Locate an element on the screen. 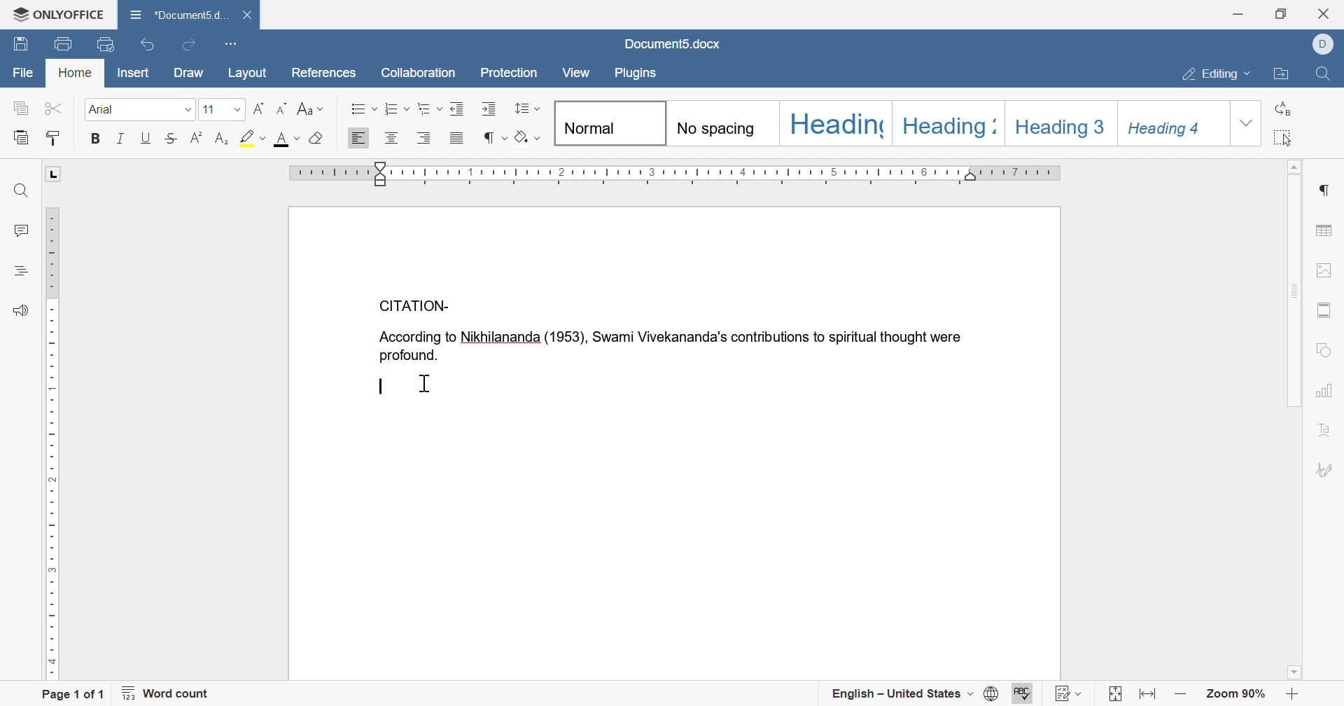 The width and height of the screenshot is (1344, 706). redo is located at coordinates (192, 46).